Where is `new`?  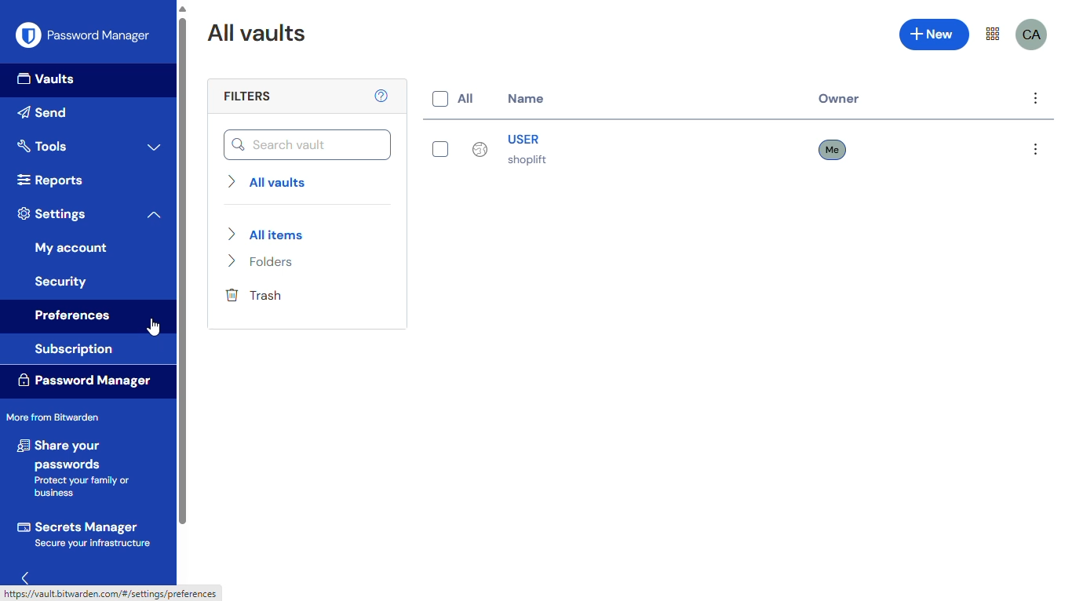
new is located at coordinates (935, 35).